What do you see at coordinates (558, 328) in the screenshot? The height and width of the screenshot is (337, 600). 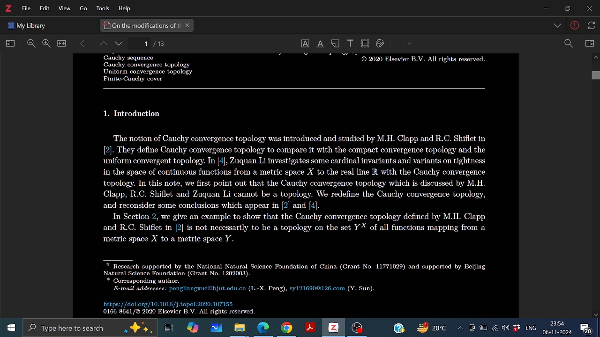 I see `Time and date` at bounding box center [558, 328].